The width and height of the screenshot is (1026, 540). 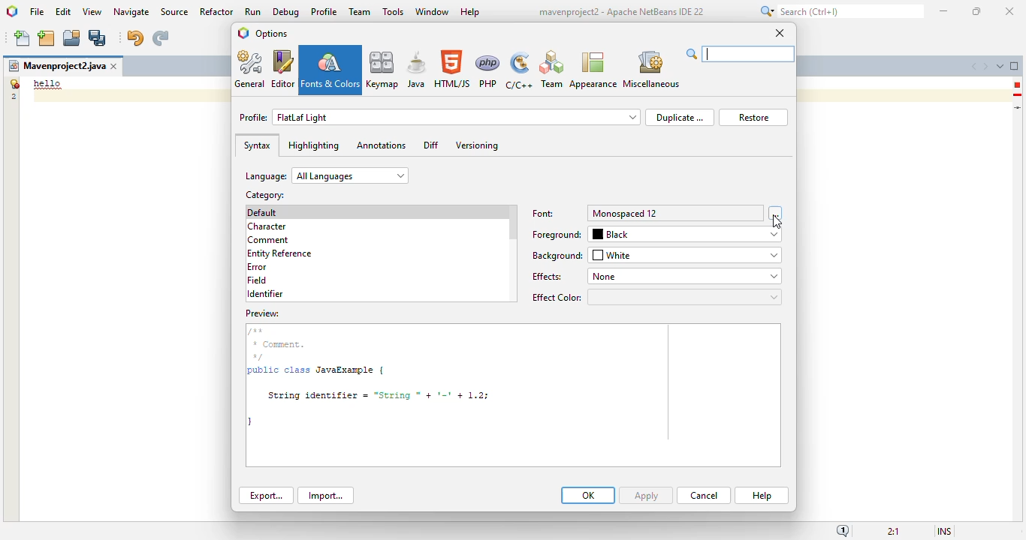 What do you see at coordinates (511, 387) in the screenshot?
I see `/**  * Comment,  */ public class JavaExample {              String identifier - "string" + + '-' + 1.2;  }` at bounding box center [511, 387].